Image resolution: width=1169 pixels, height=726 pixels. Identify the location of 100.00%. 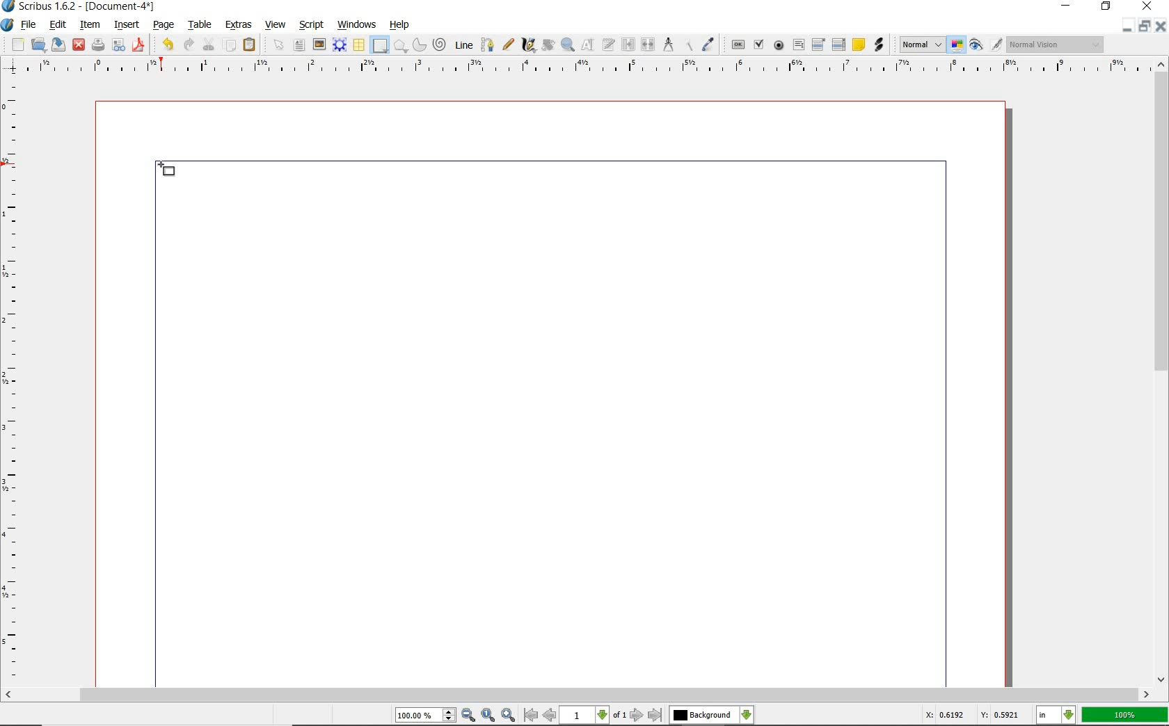
(427, 716).